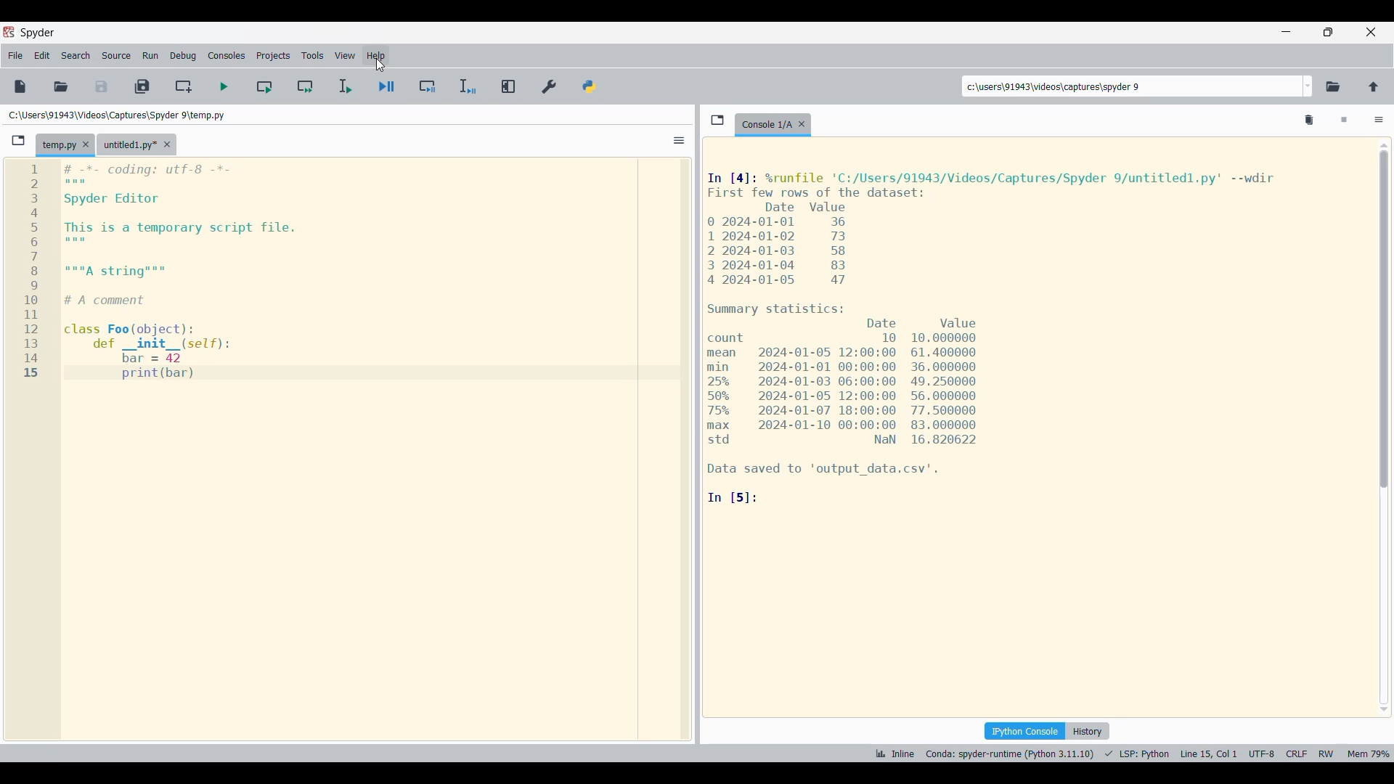 The image size is (1394, 784). What do you see at coordinates (312, 55) in the screenshot?
I see `Tools menu` at bounding box center [312, 55].